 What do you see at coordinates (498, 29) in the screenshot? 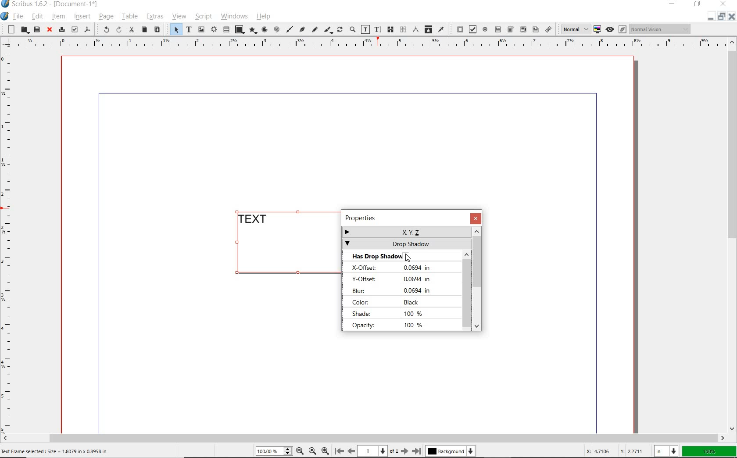
I see `pdf text field` at bounding box center [498, 29].